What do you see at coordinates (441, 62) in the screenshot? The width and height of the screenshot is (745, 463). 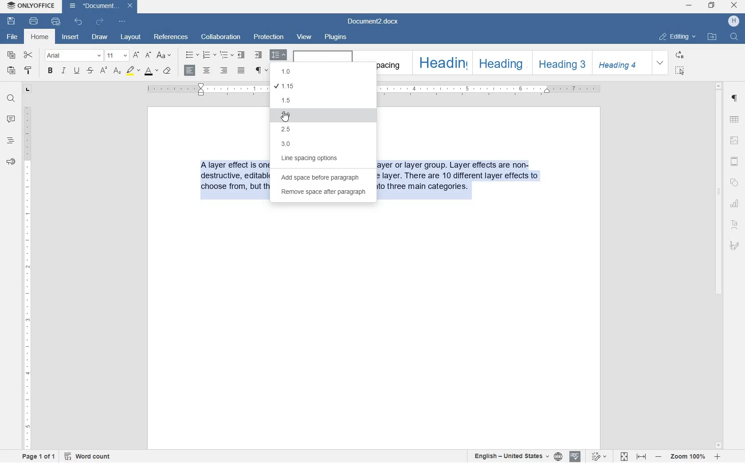 I see `heading 1` at bounding box center [441, 62].